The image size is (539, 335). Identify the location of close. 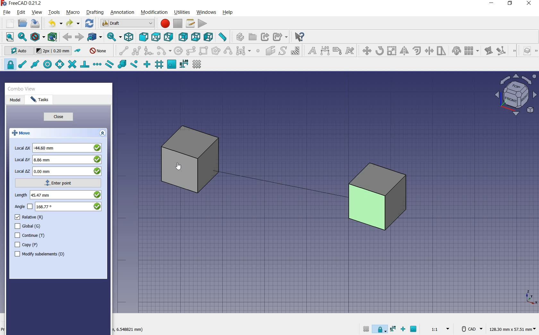
(59, 117).